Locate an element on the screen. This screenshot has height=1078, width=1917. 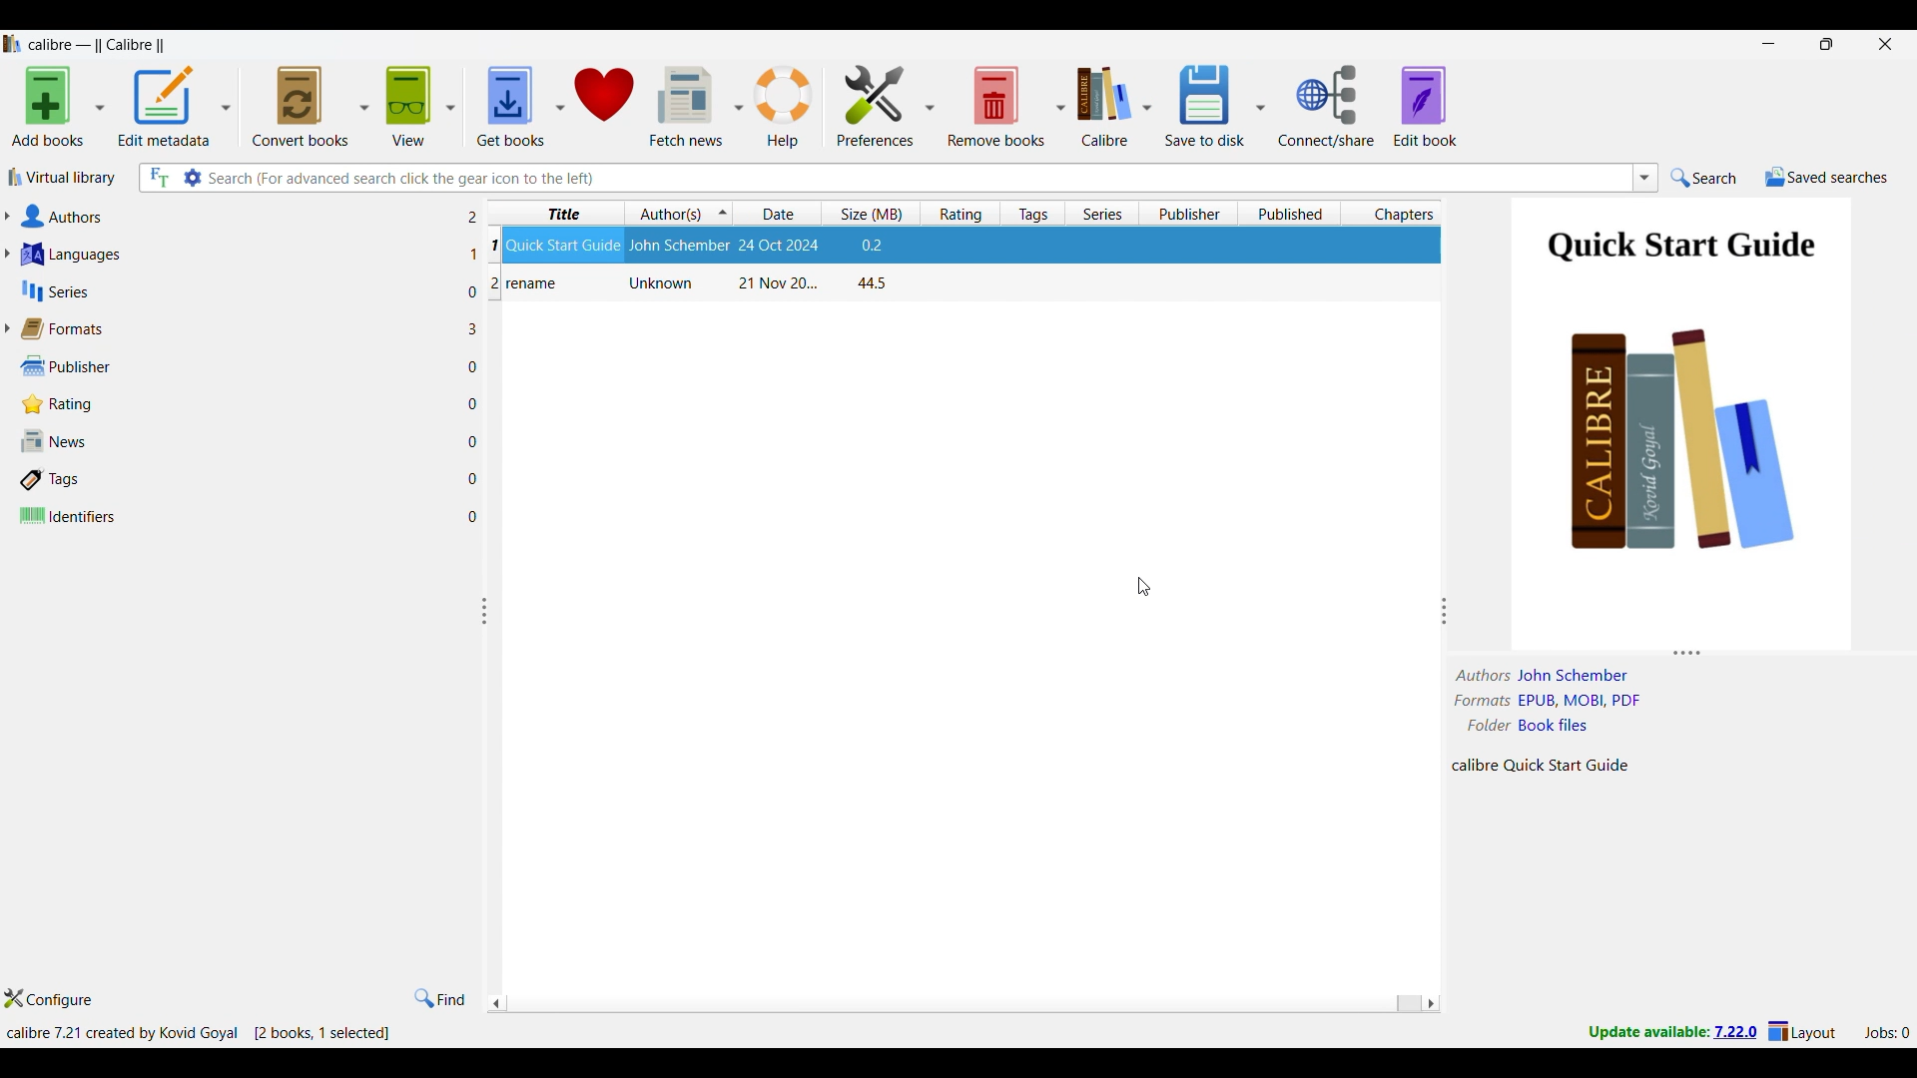
Book preview is located at coordinates (1686, 421).